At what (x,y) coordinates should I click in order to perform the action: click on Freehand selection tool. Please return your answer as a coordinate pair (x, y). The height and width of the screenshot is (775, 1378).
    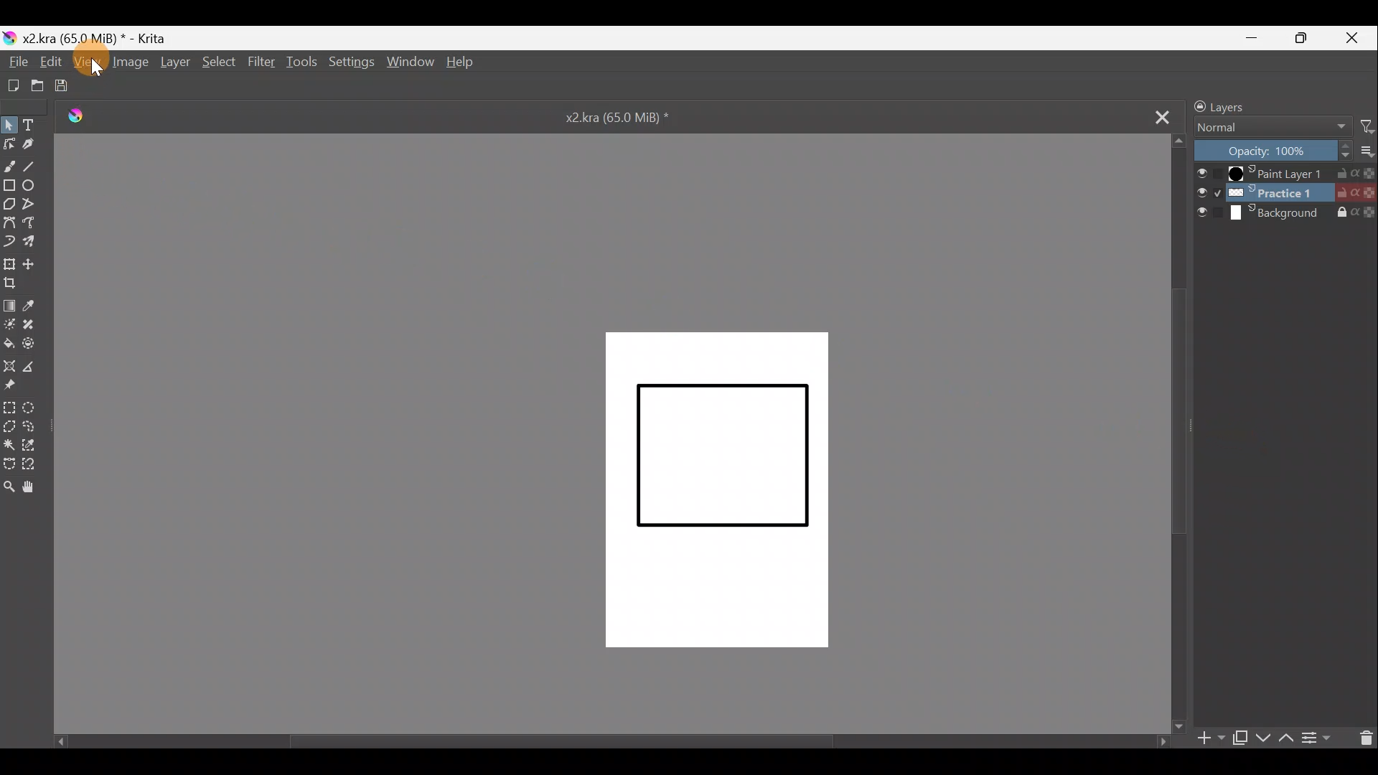
    Looking at the image, I should click on (37, 428).